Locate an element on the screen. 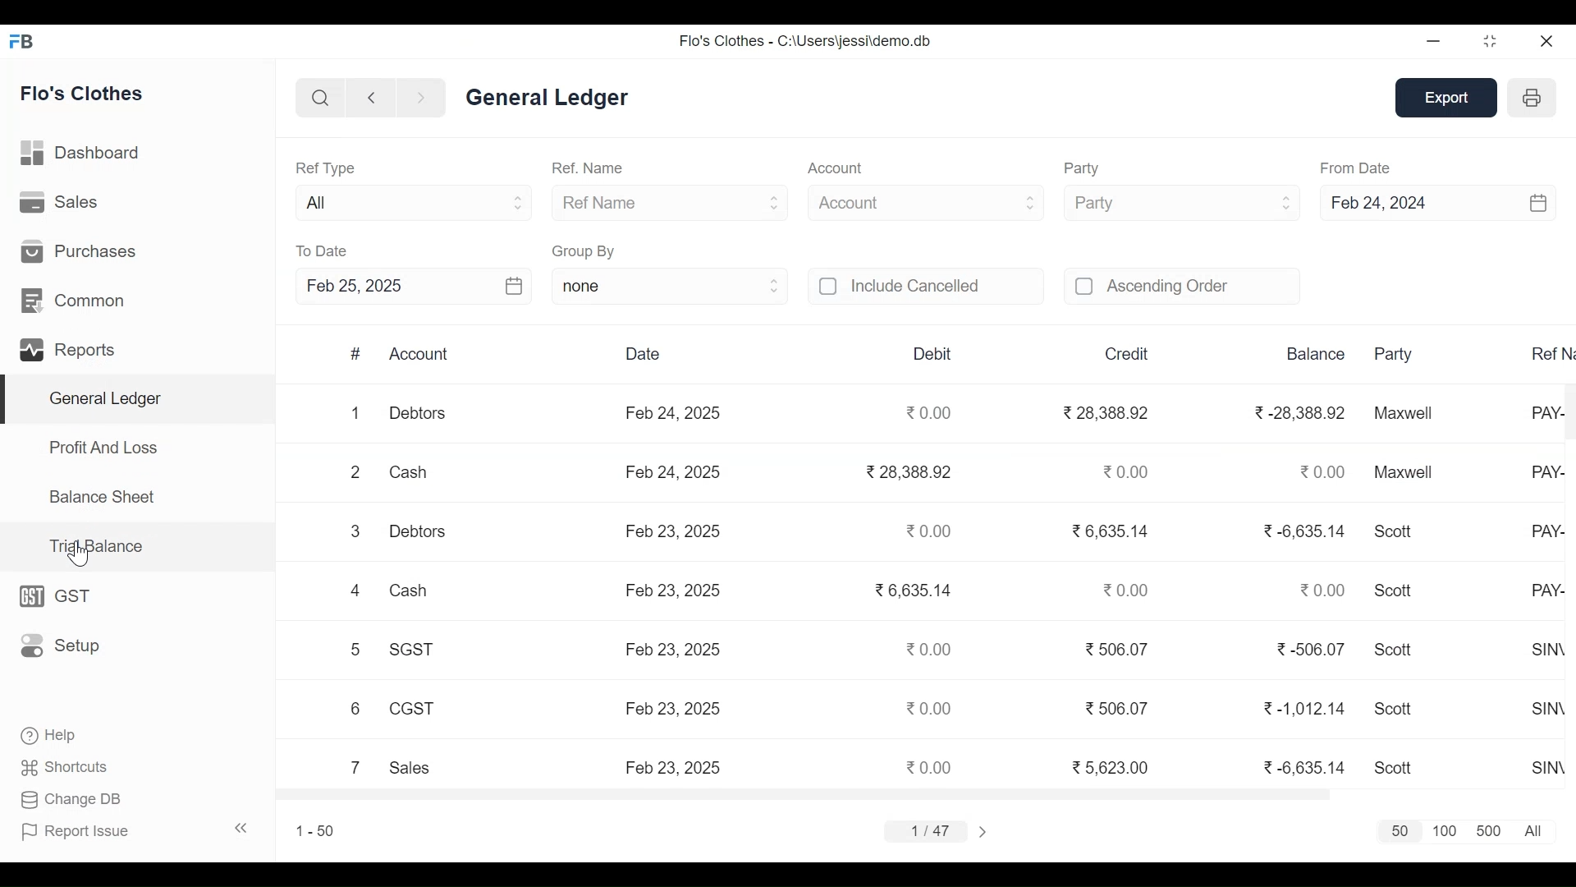  Purchases is located at coordinates (80, 251).